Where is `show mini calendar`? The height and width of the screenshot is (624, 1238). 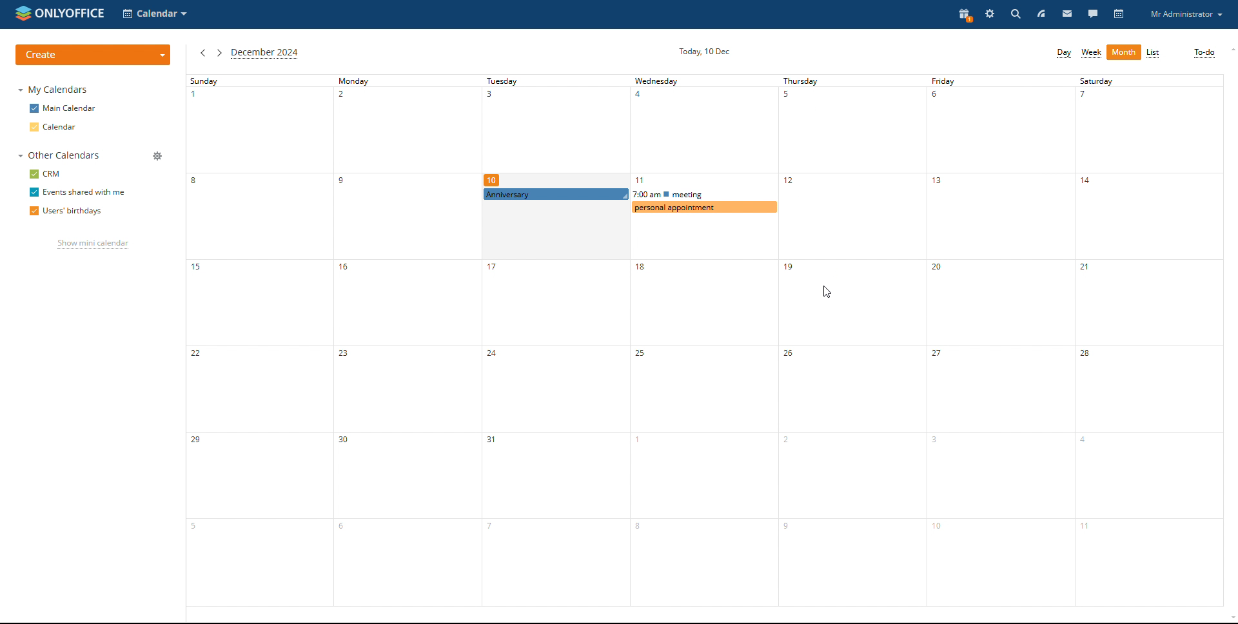 show mini calendar is located at coordinates (92, 245).